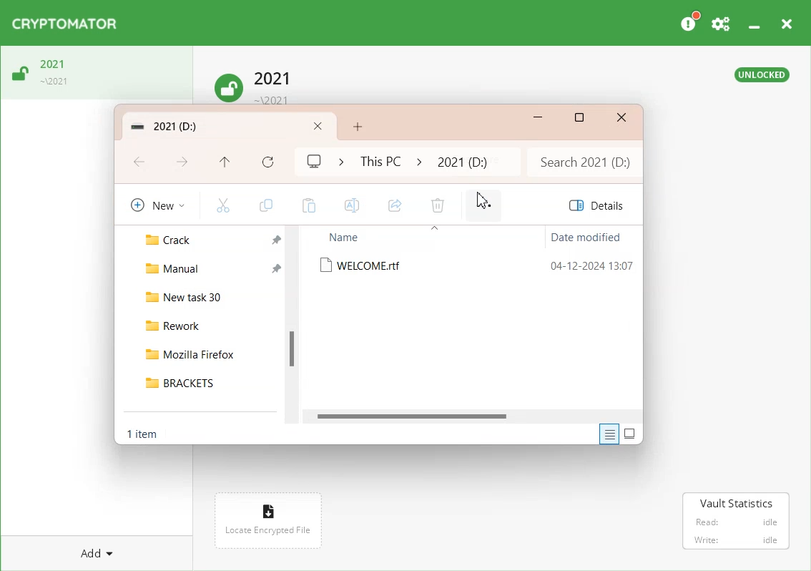  What do you see at coordinates (315, 127) in the screenshot?
I see `Close Folder` at bounding box center [315, 127].